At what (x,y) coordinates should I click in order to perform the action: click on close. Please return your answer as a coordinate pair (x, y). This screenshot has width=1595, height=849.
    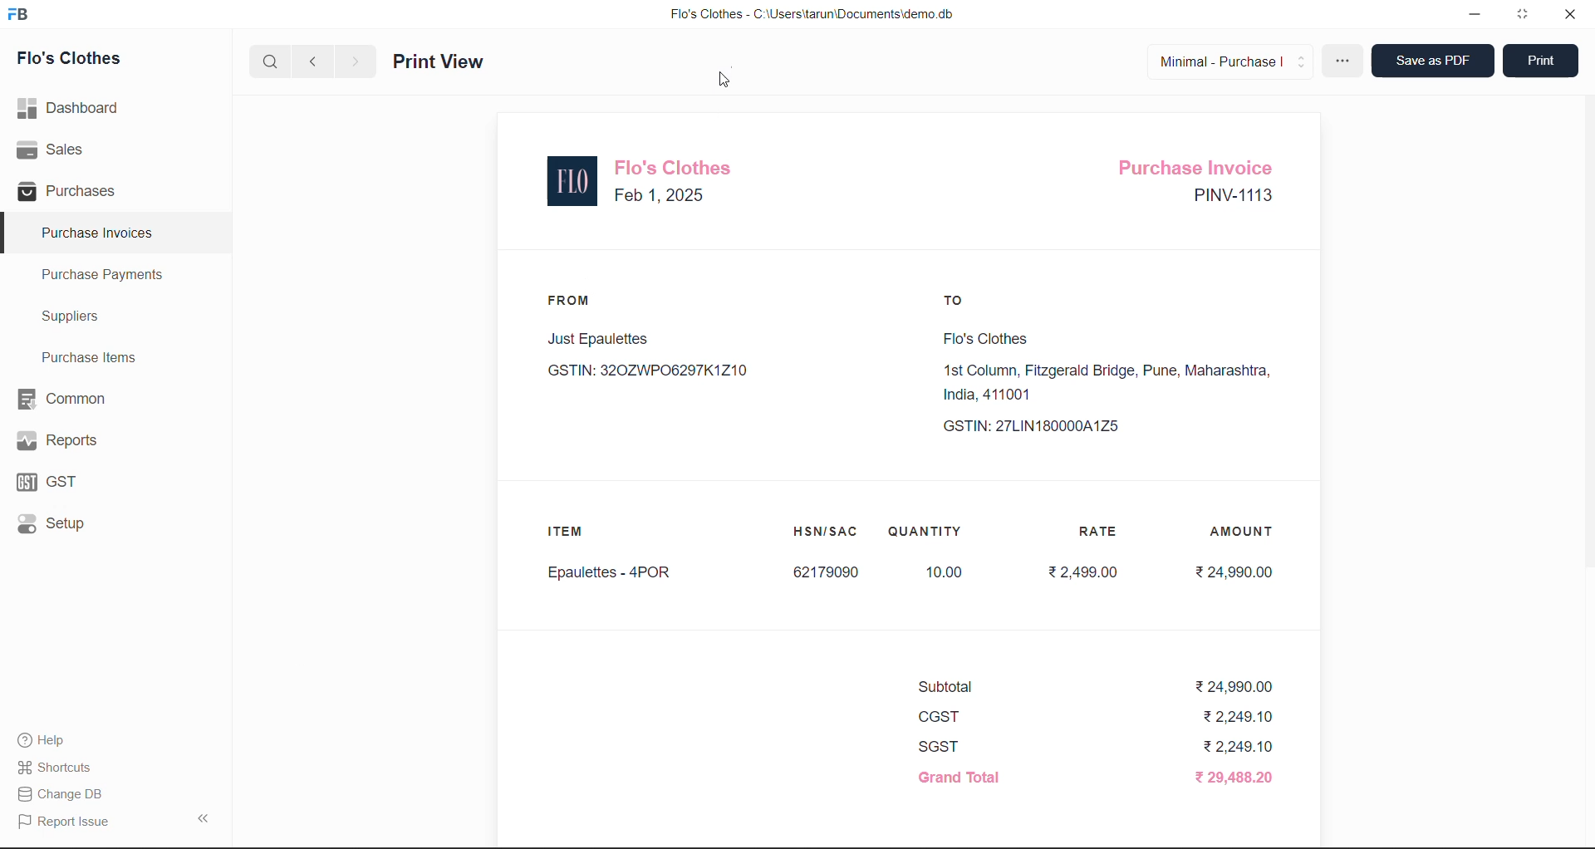
    Looking at the image, I should click on (1569, 17).